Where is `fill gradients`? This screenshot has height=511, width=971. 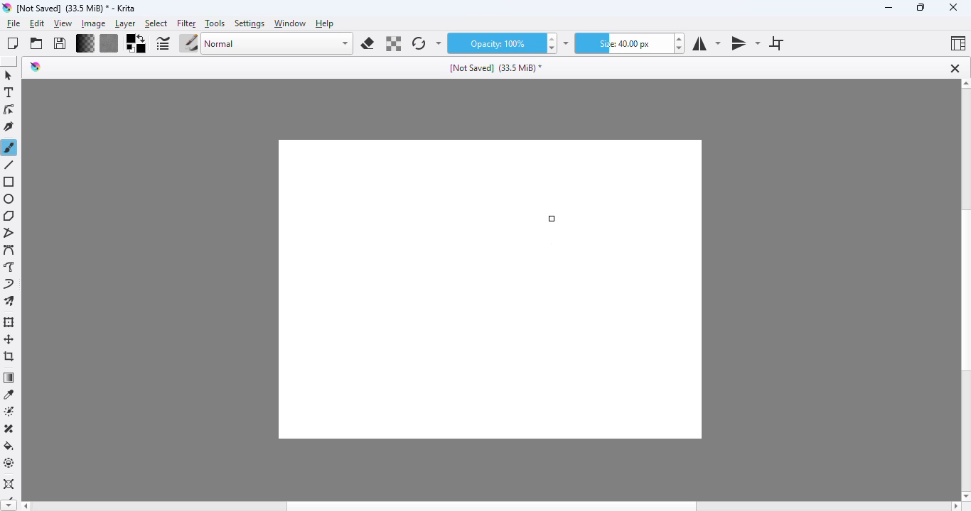 fill gradients is located at coordinates (85, 43).